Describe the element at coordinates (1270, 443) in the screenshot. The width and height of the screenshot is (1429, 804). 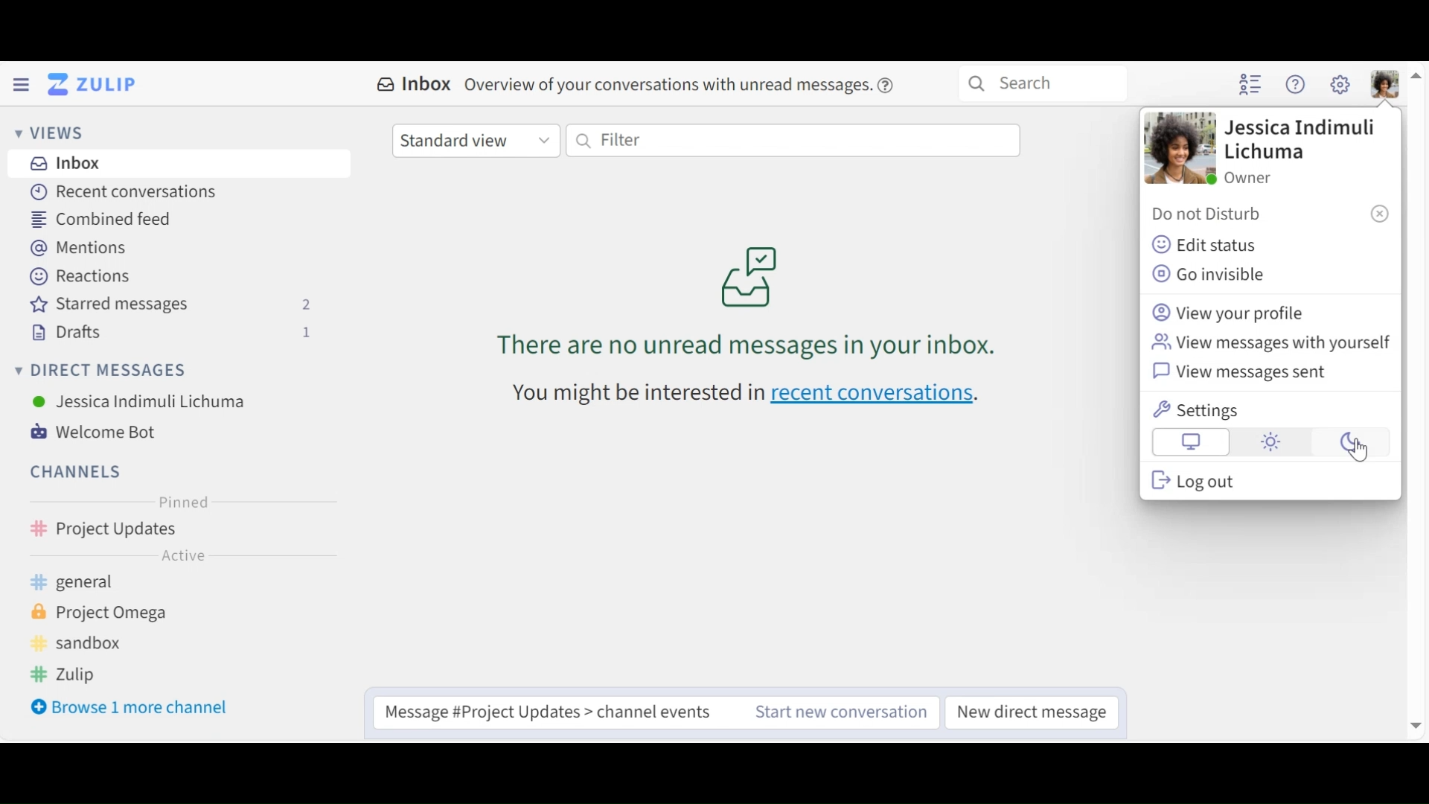
I see `Light theme` at that location.